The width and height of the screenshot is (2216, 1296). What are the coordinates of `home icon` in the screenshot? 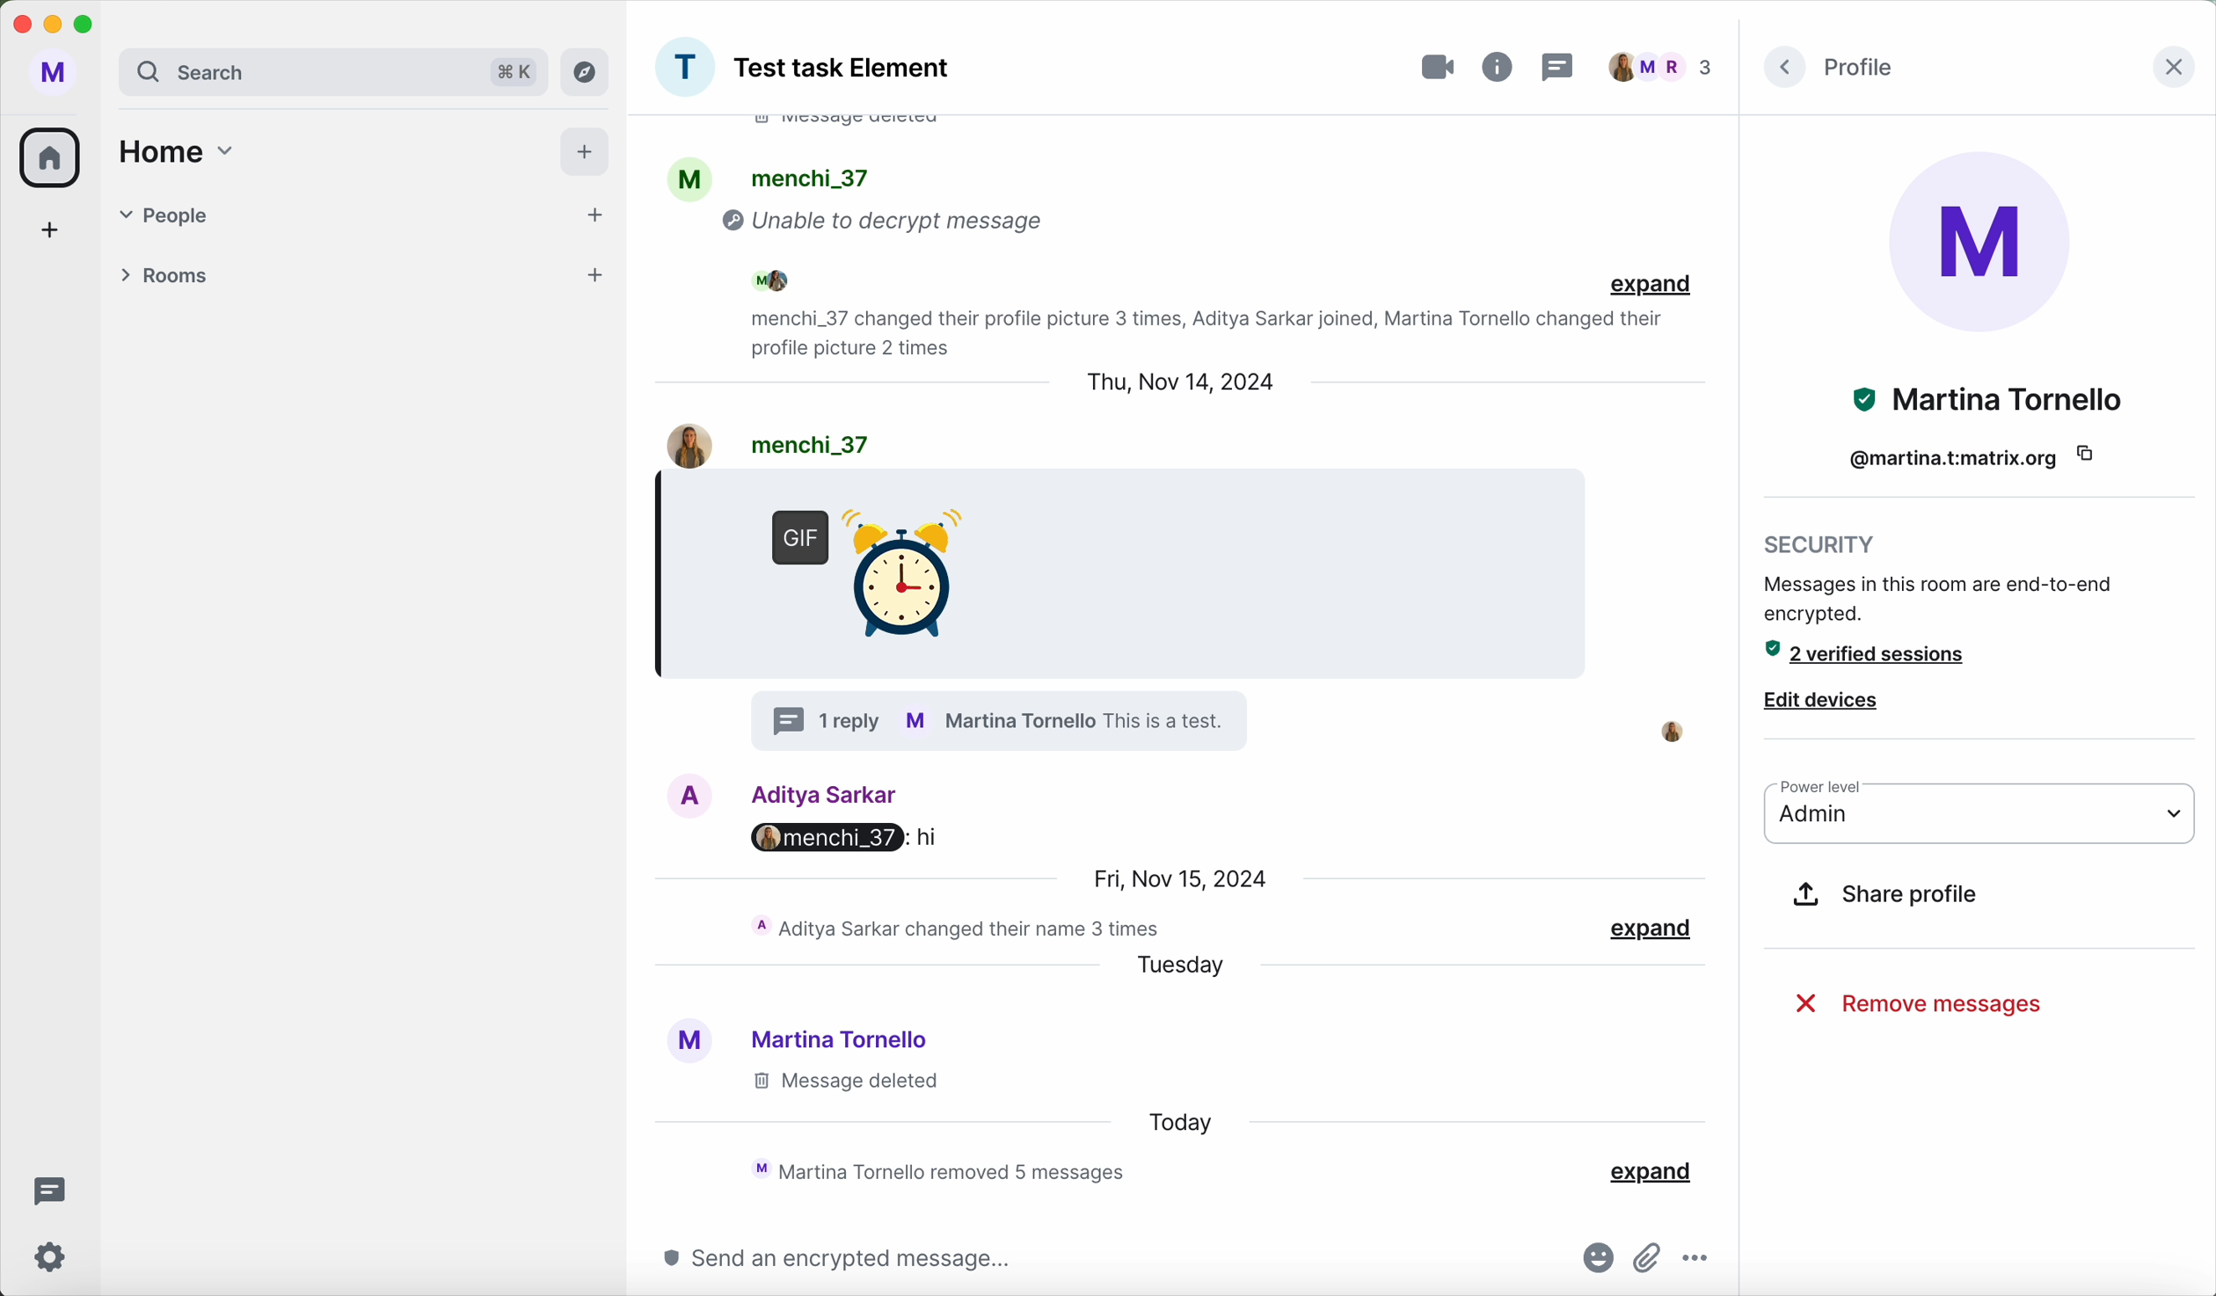 It's located at (54, 156).